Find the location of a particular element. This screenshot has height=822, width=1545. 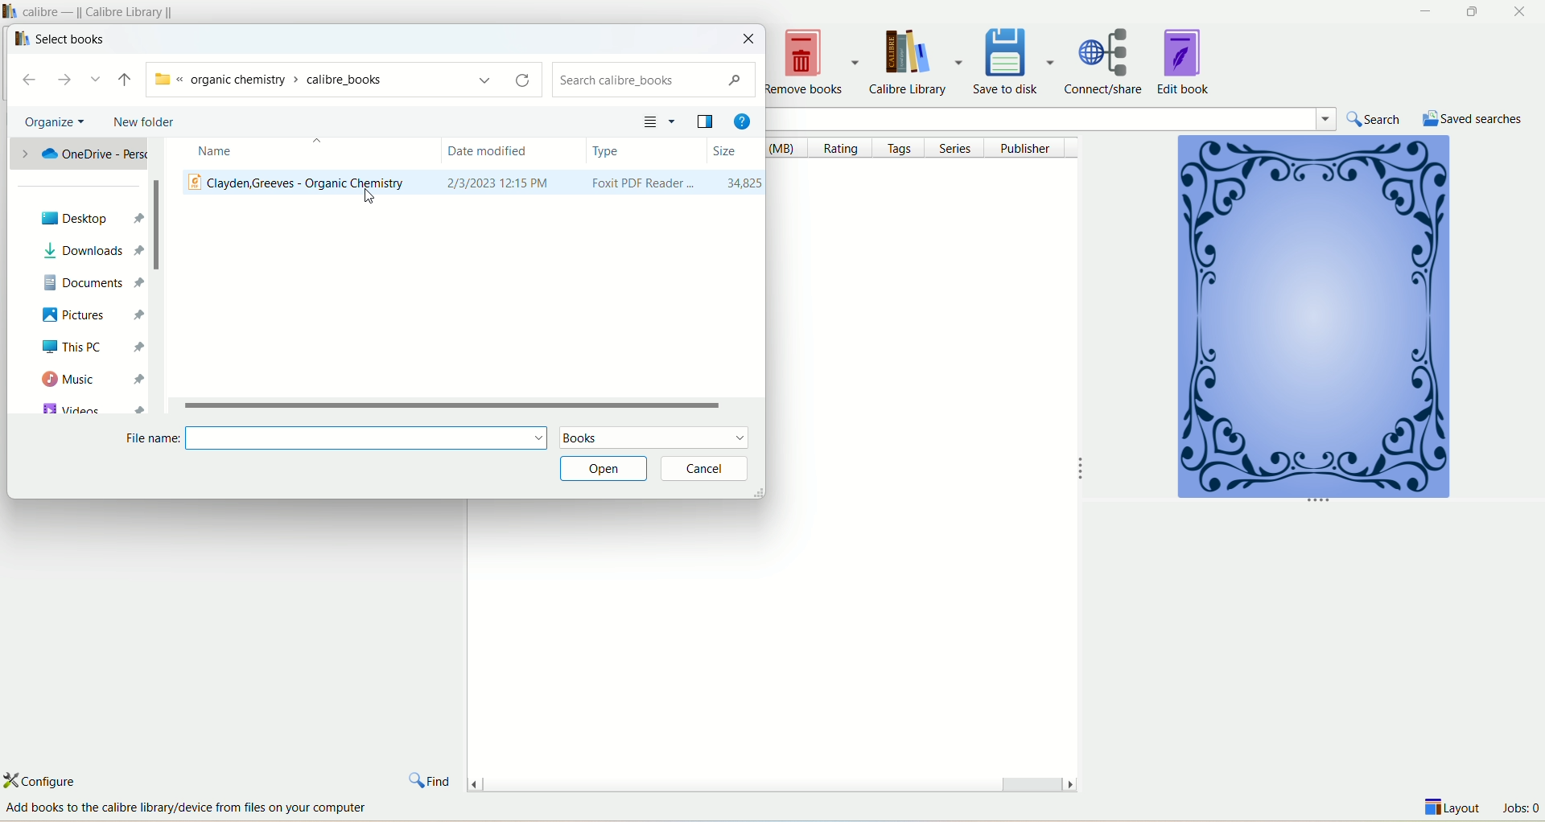

size is located at coordinates (735, 150).